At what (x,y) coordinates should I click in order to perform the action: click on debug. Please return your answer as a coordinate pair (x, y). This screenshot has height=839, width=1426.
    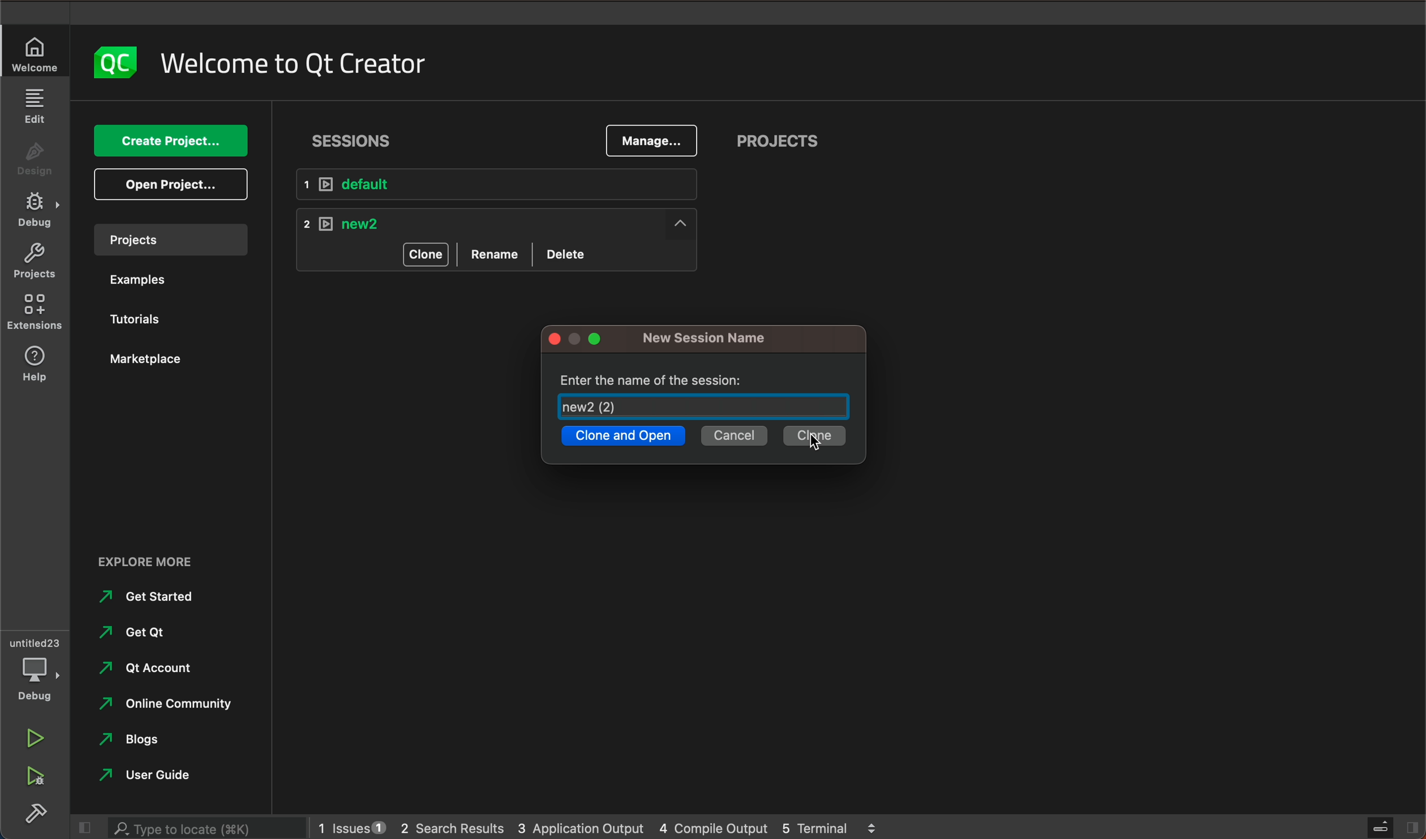
    Looking at the image, I should click on (38, 211).